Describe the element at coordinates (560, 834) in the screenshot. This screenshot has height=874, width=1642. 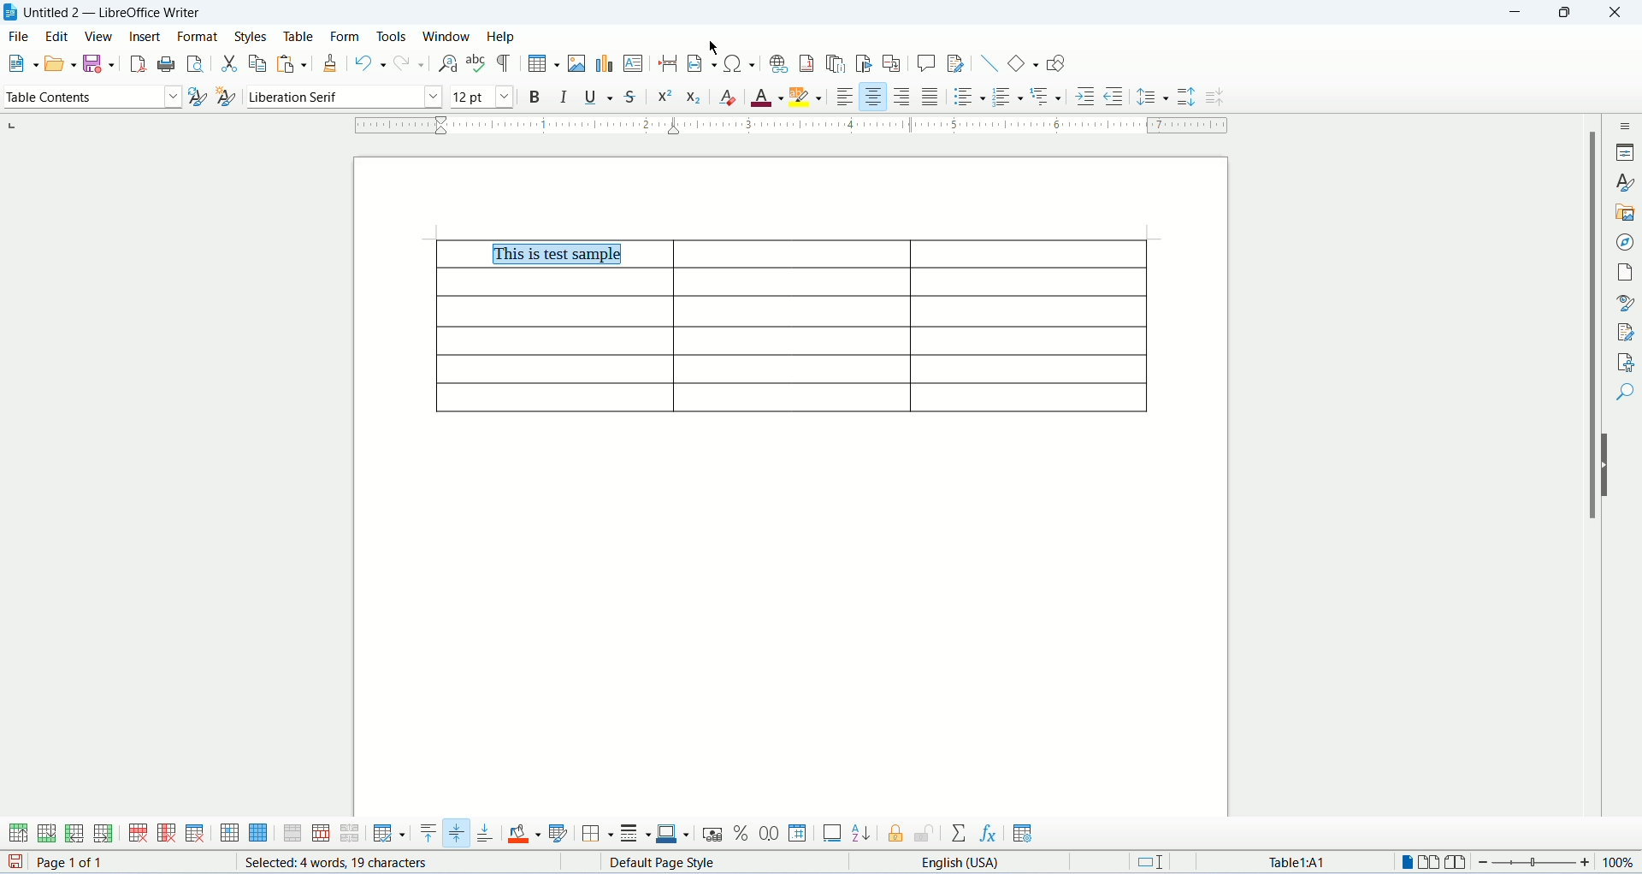
I see `autoformat styles` at that location.